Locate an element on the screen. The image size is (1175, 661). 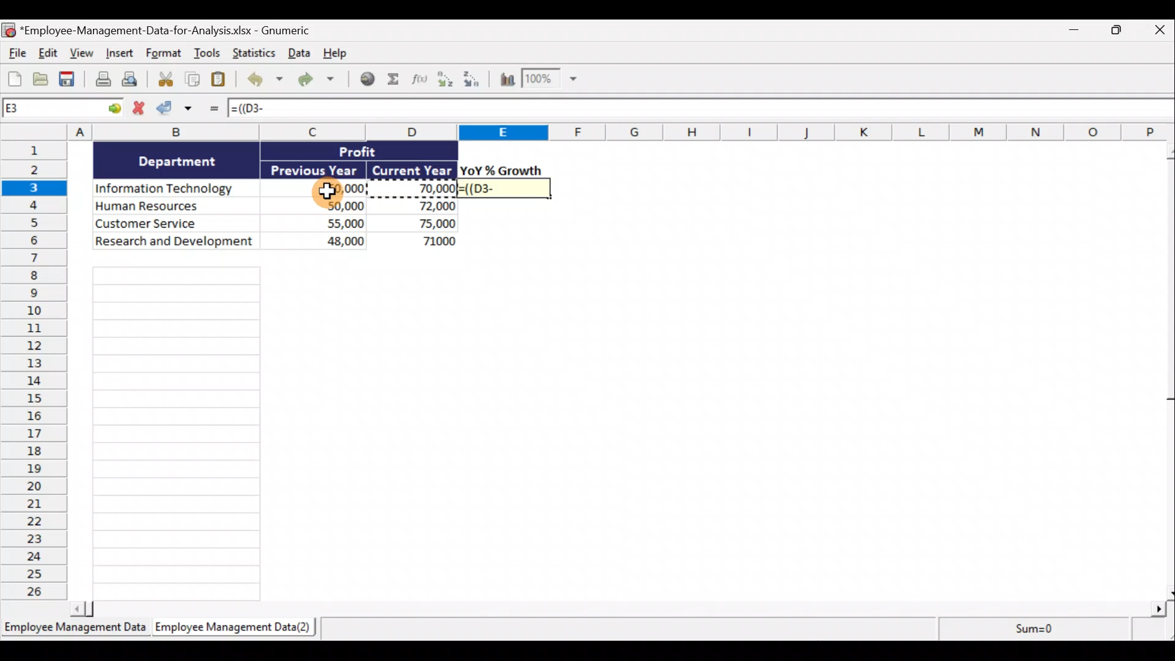
Zoom is located at coordinates (549, 80).